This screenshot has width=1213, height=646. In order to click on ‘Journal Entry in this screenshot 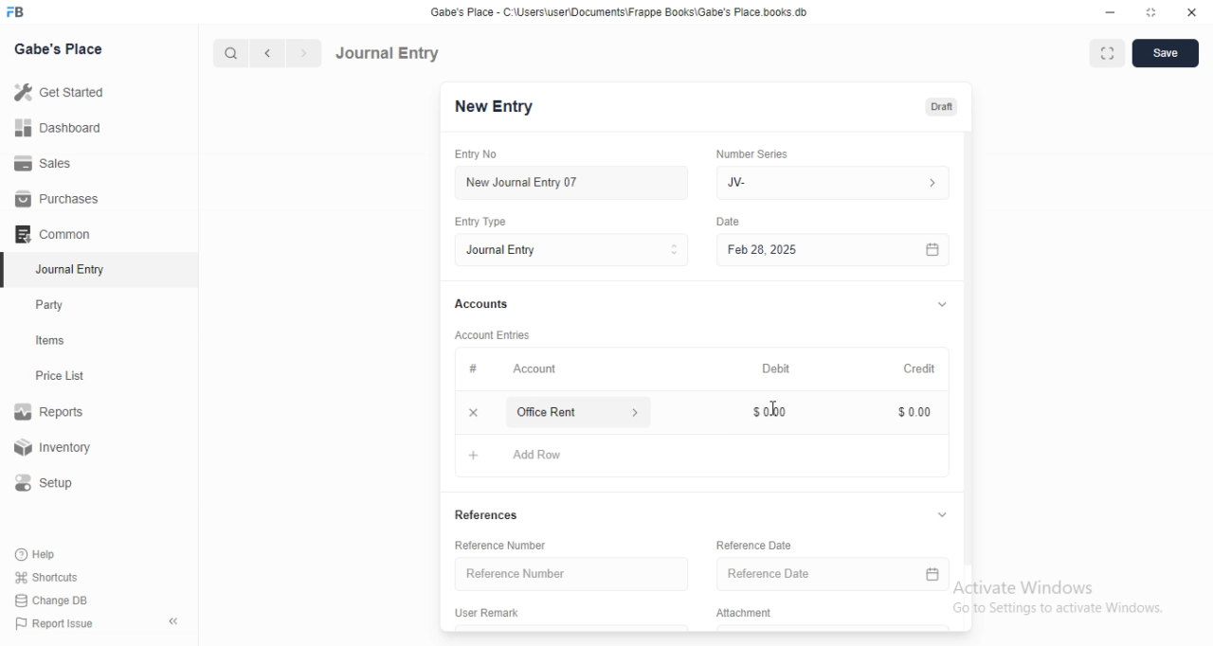, I will do `click(73, 269)`.